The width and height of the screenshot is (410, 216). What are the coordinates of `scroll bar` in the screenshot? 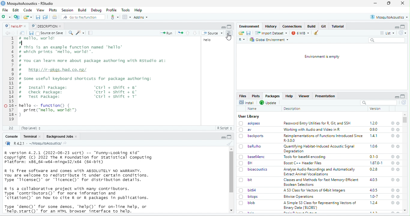 It's located at (232, 172).